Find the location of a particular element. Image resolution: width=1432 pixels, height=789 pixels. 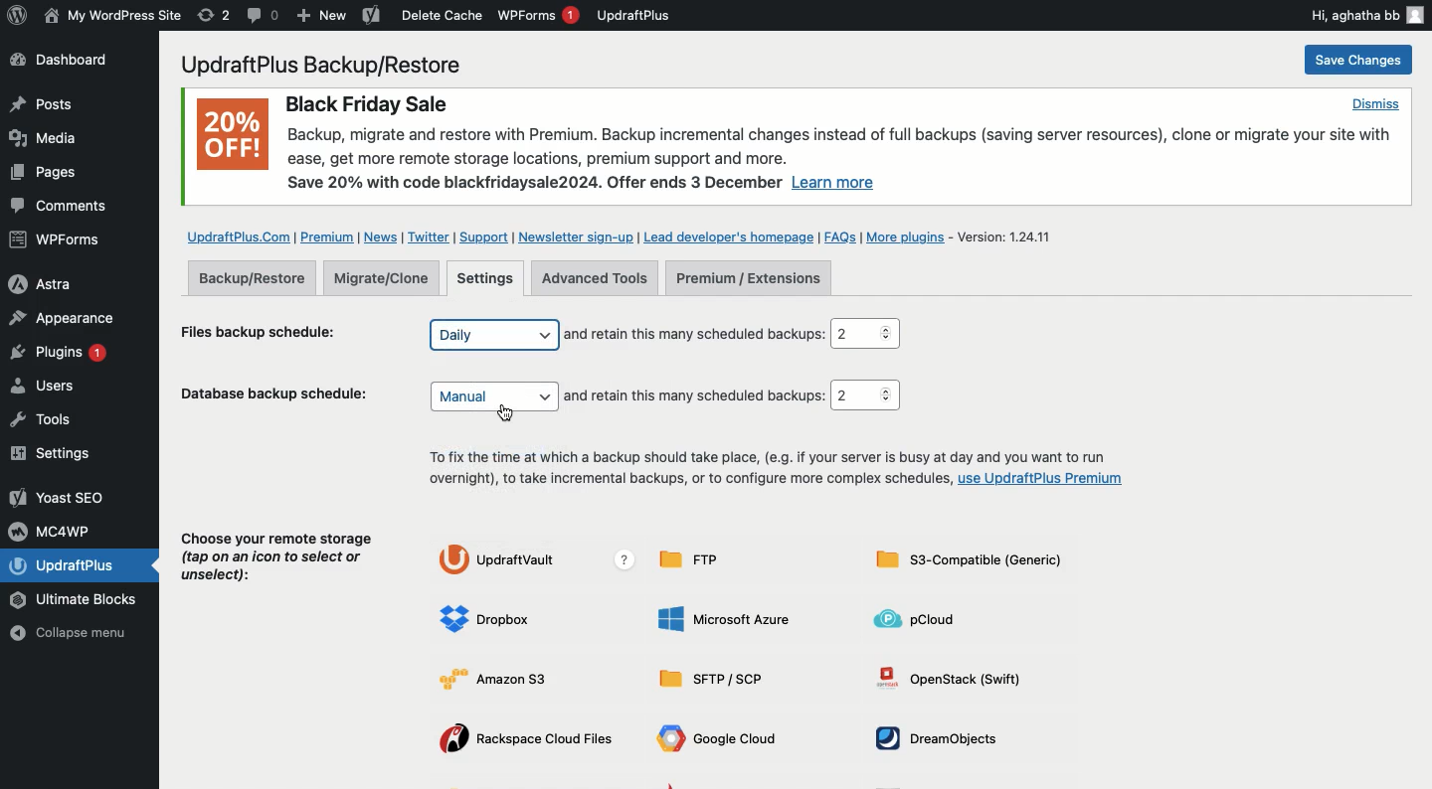

UpdraftVault is located at coordinates (541, 560).